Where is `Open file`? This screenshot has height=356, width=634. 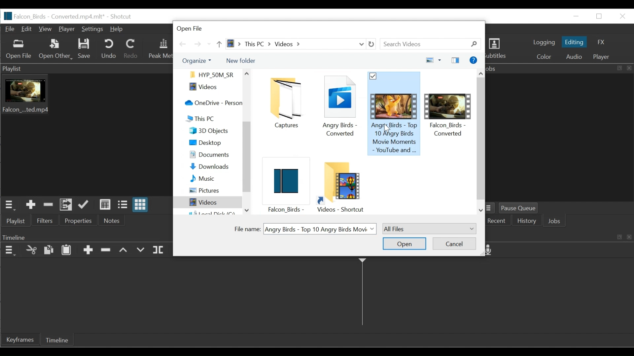 Open file is located at coordinates (195, 27).